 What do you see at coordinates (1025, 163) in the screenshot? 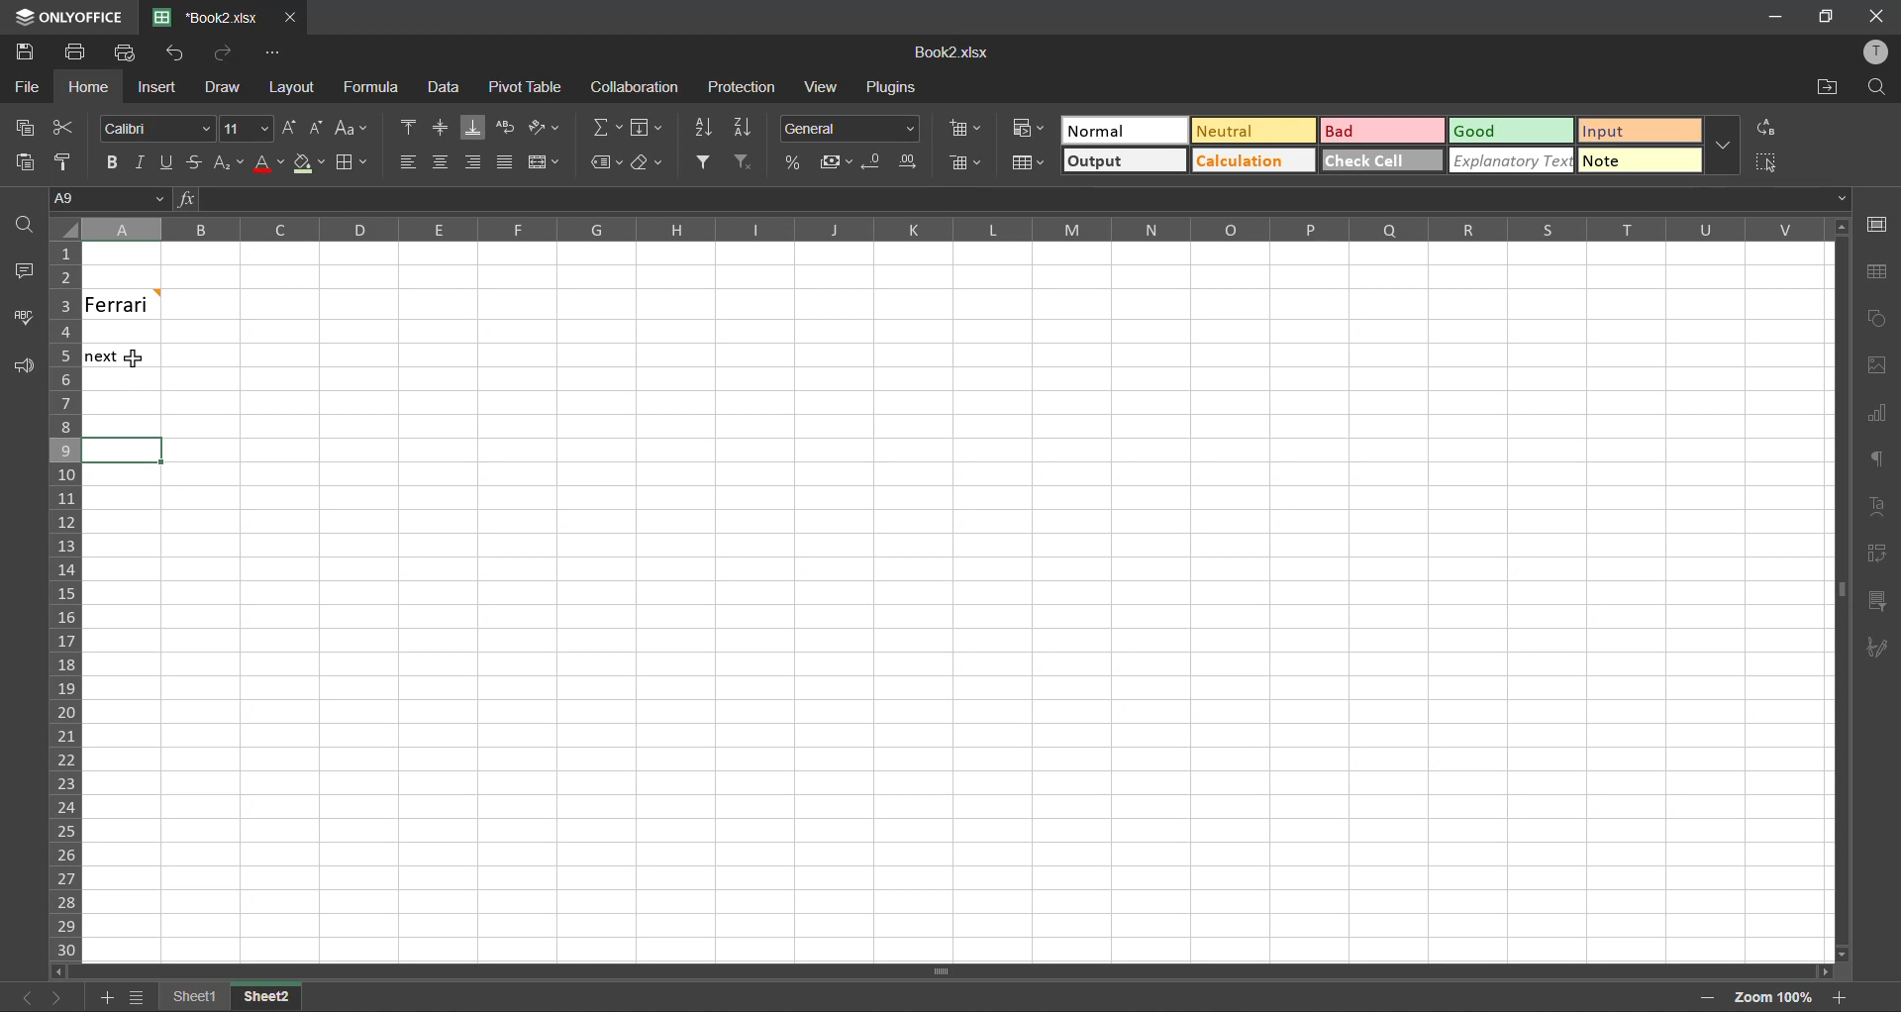
I see `format as table` at bounding box center [1025, 163].